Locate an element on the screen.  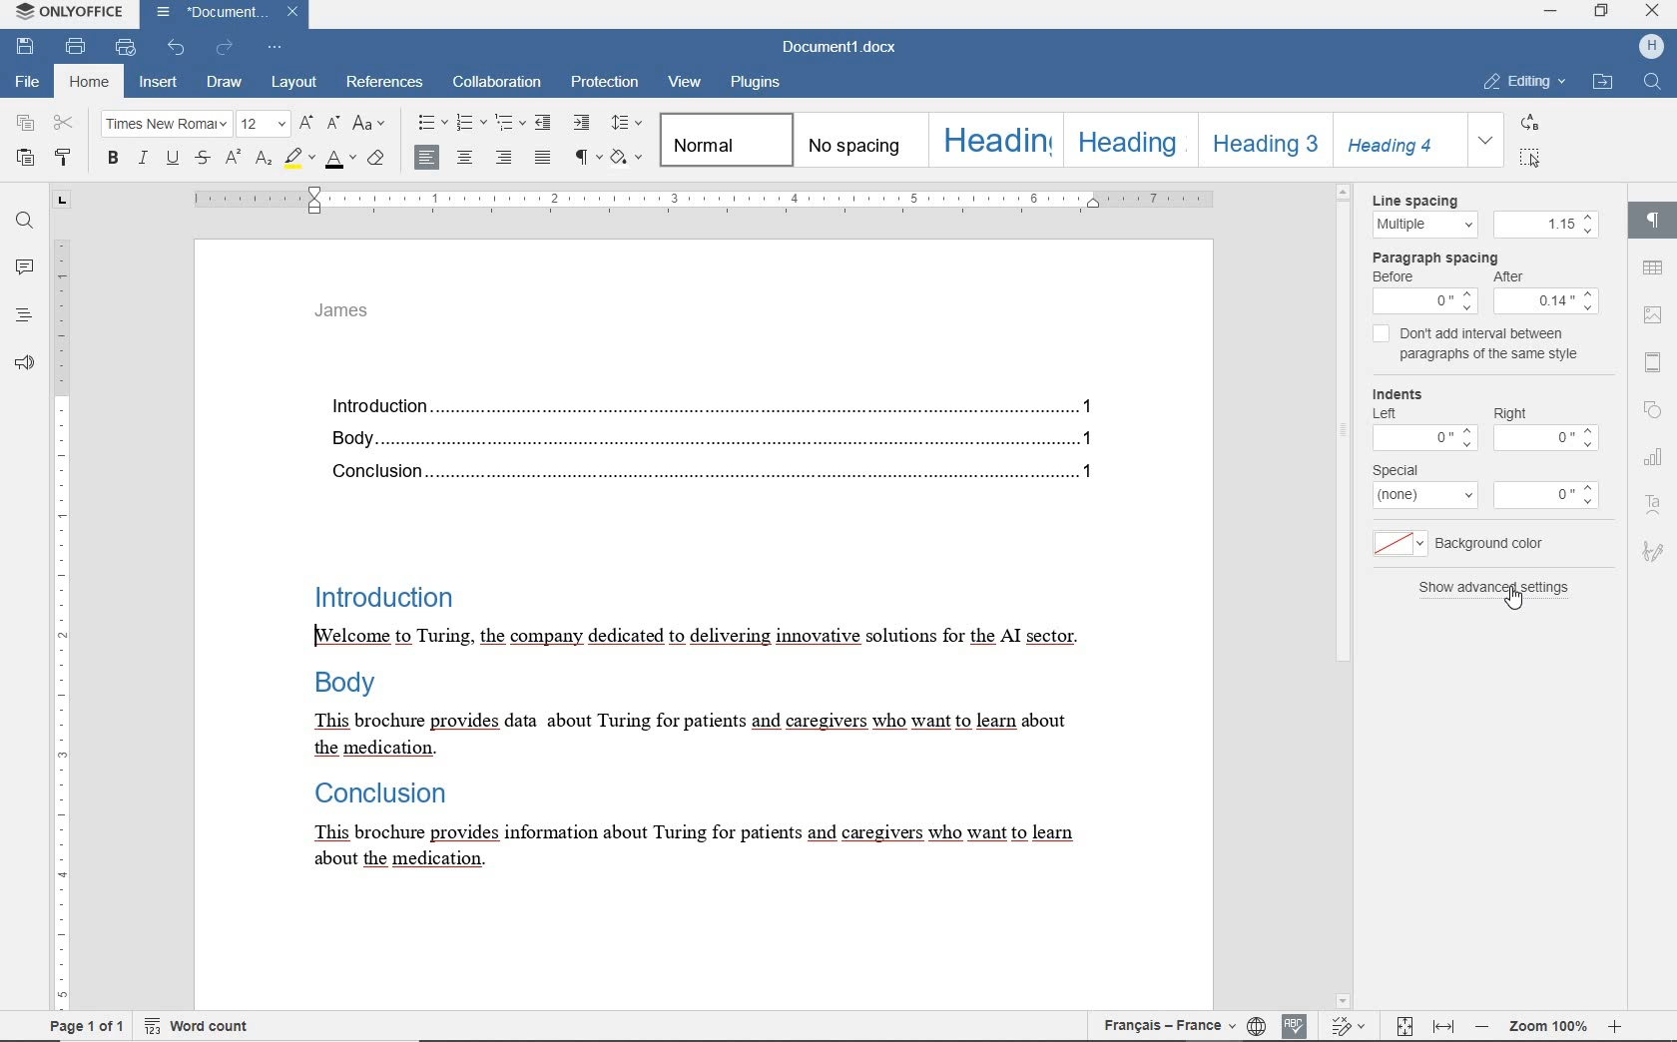
Page 1 of 1 is located at coordinates (80, 1029).